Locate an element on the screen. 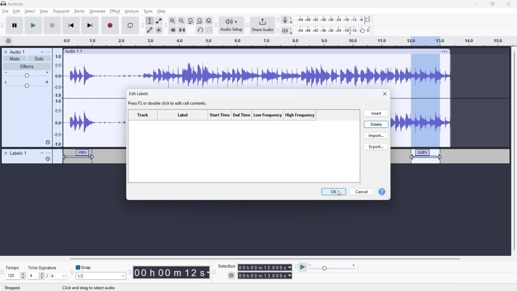 The image size is (517, 291). minimize is located at coordinates (477, 4).